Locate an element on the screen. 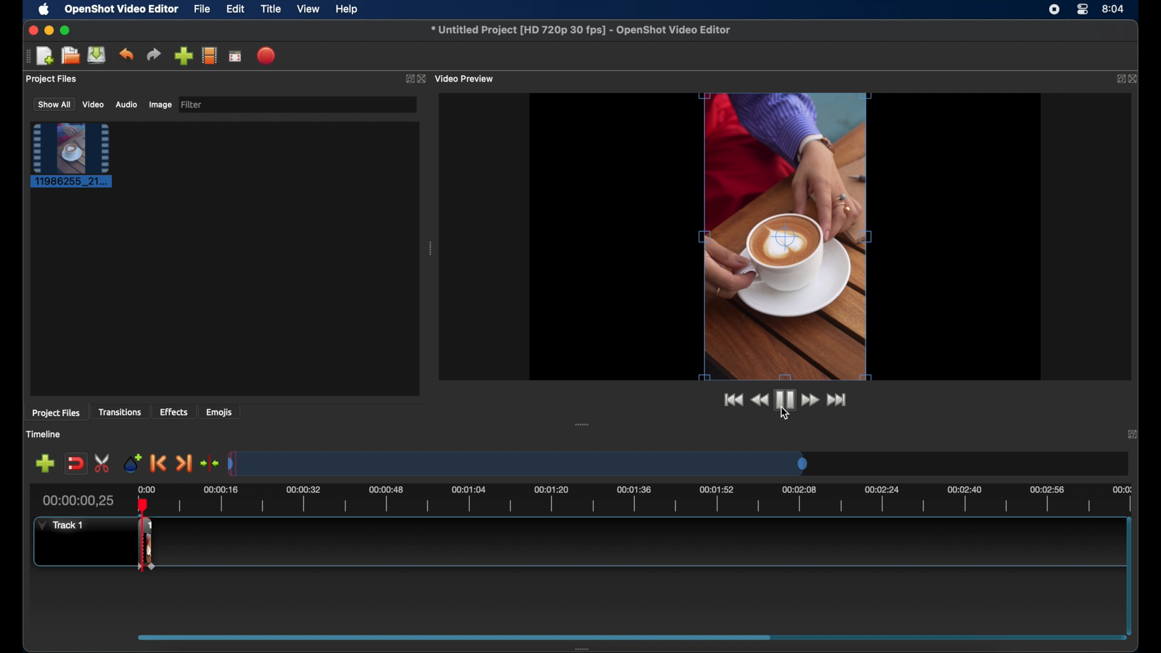 The height and width of the screenshot is (653, 1161). drag handle is located at coordinates (25, 57).